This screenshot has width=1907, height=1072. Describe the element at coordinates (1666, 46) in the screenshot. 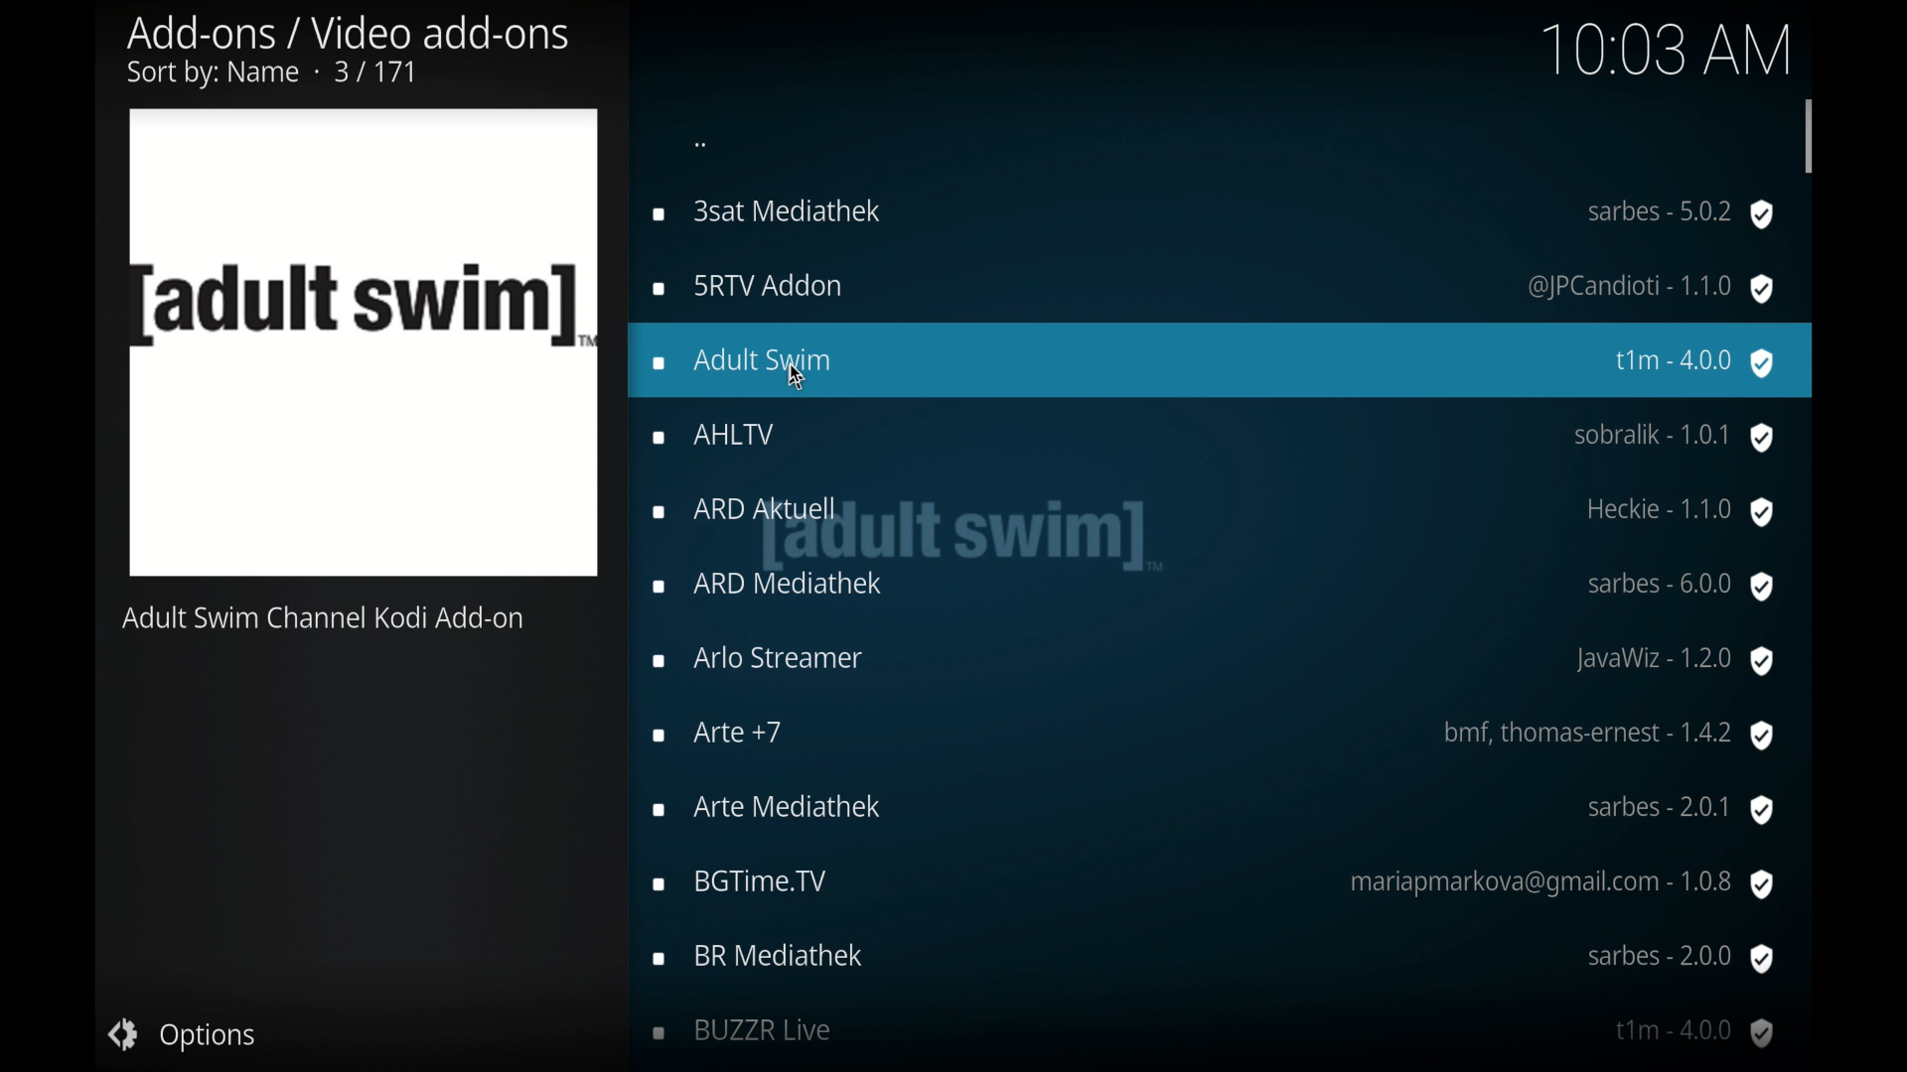

I see `time` at that location.